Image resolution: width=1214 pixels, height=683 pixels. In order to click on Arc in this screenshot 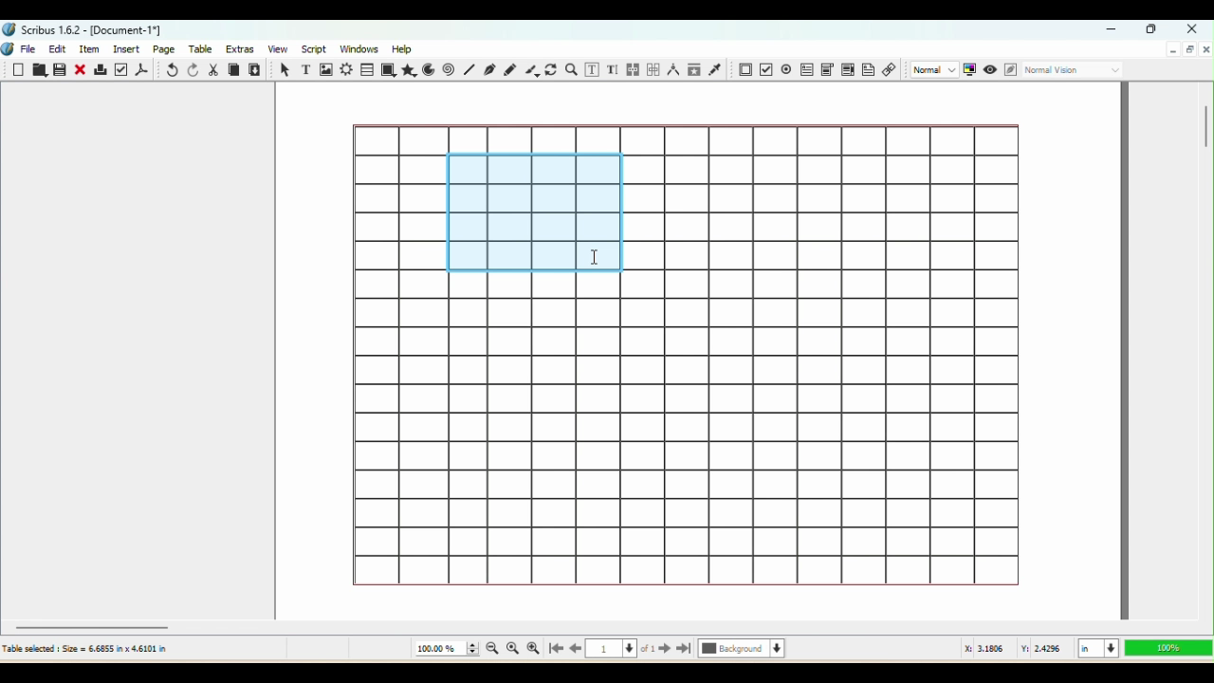, I will do `click(431, 69)`.